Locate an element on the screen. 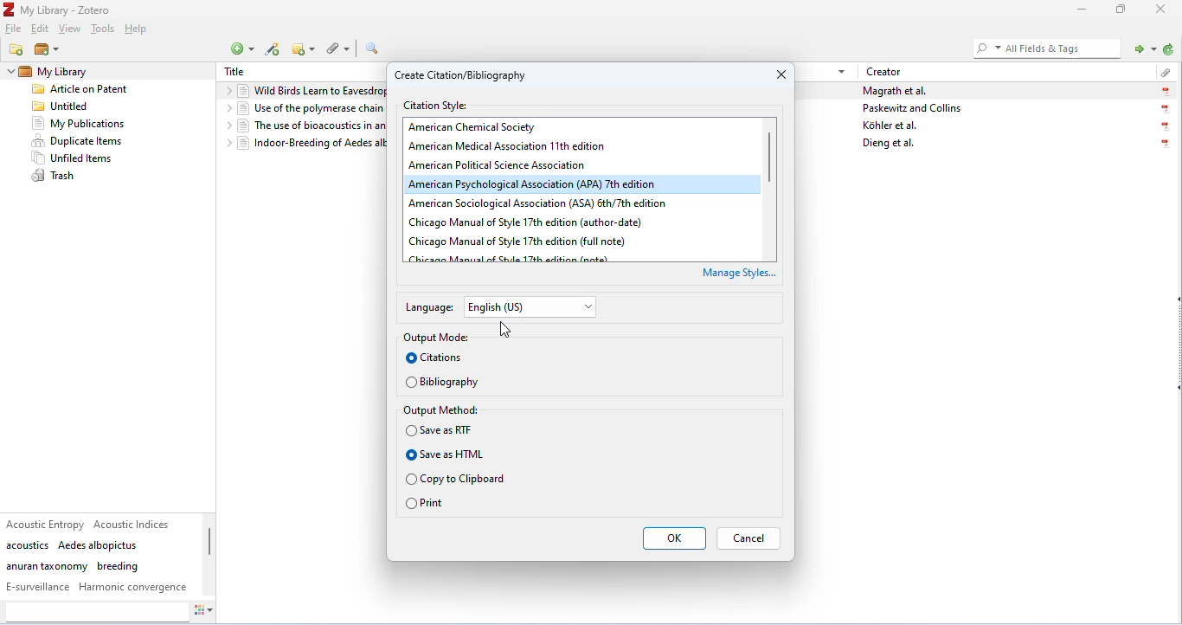 The width and height of the screenshot is (1182, 625). output mode is located at coordinates (437, 338).